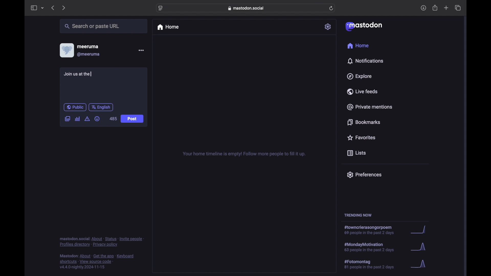  Describe the element at coordinates (88, 54) in the screenshot. I see `@meeruma` at that location.